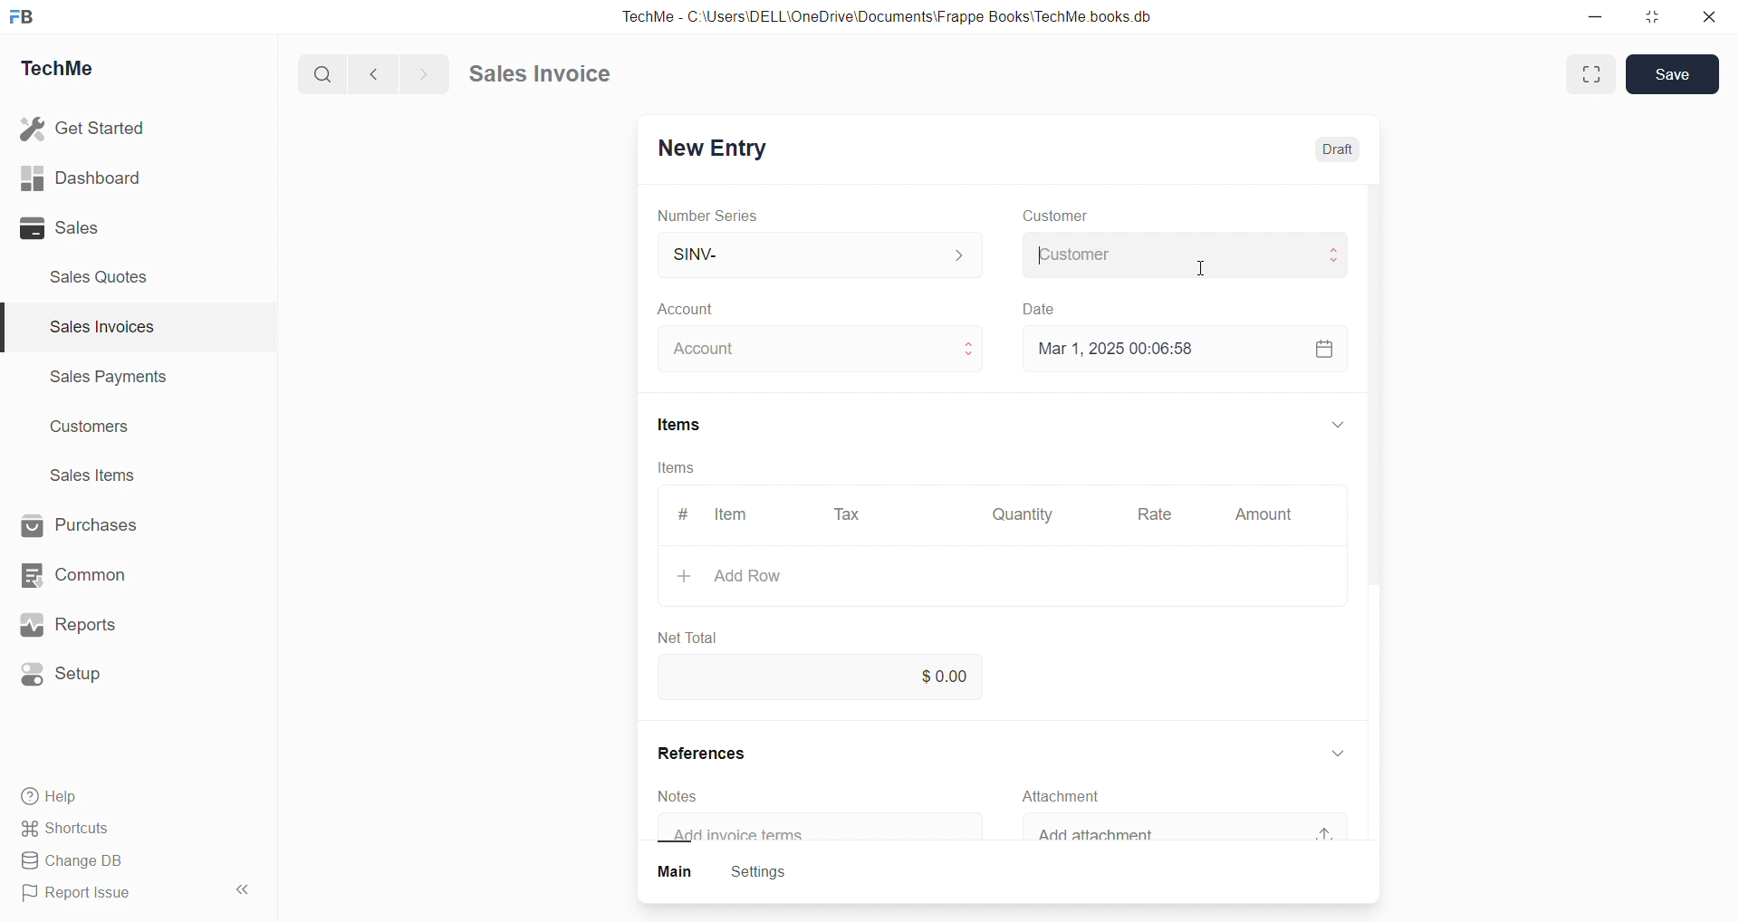 This screenshot has width=1739, height=922. Describe the element at coordinates (1344, 151) in the screenshot. I see `Draft` at that location.